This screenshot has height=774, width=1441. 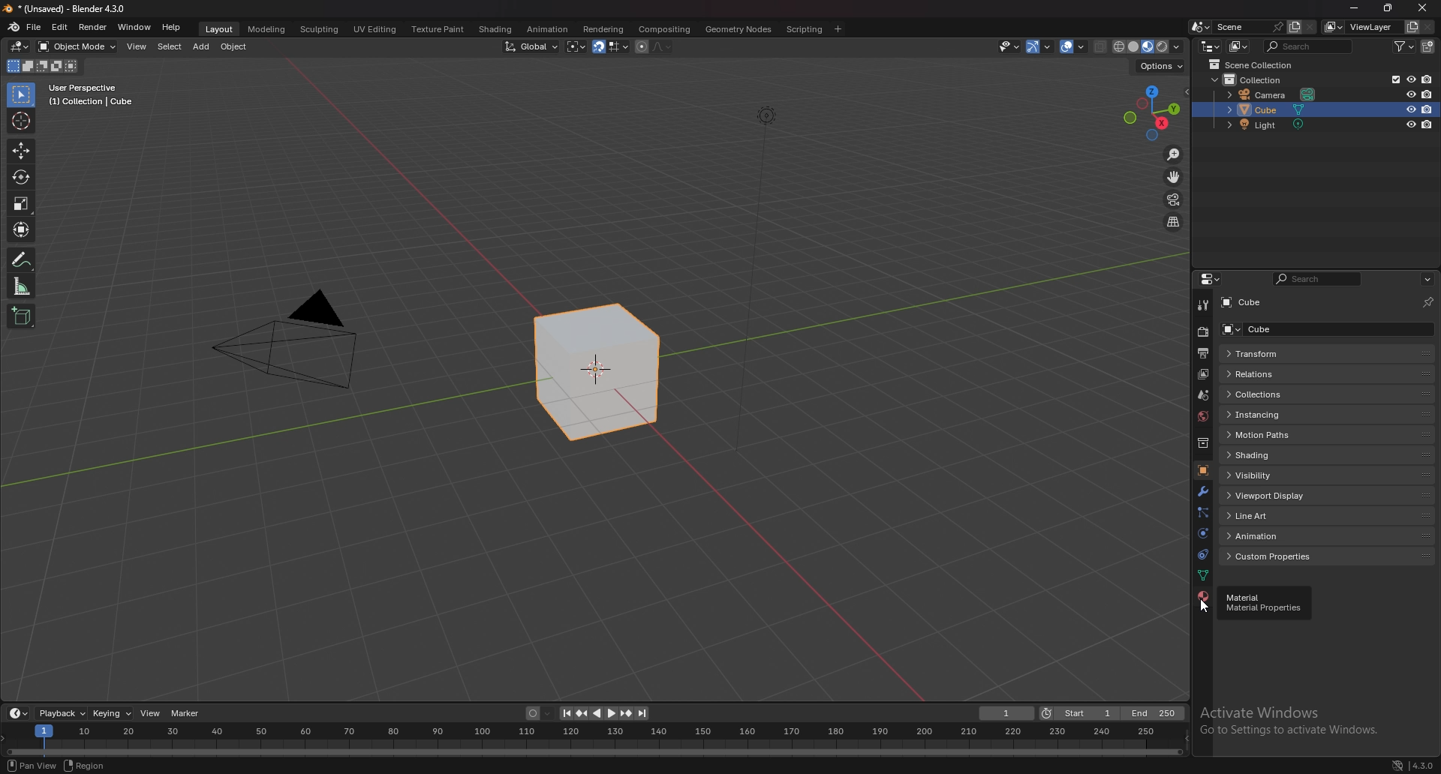 What do you see at coordinates (1326, 434) in the screenshot?
I see `motion paths` at bounding box center [1326, 434].